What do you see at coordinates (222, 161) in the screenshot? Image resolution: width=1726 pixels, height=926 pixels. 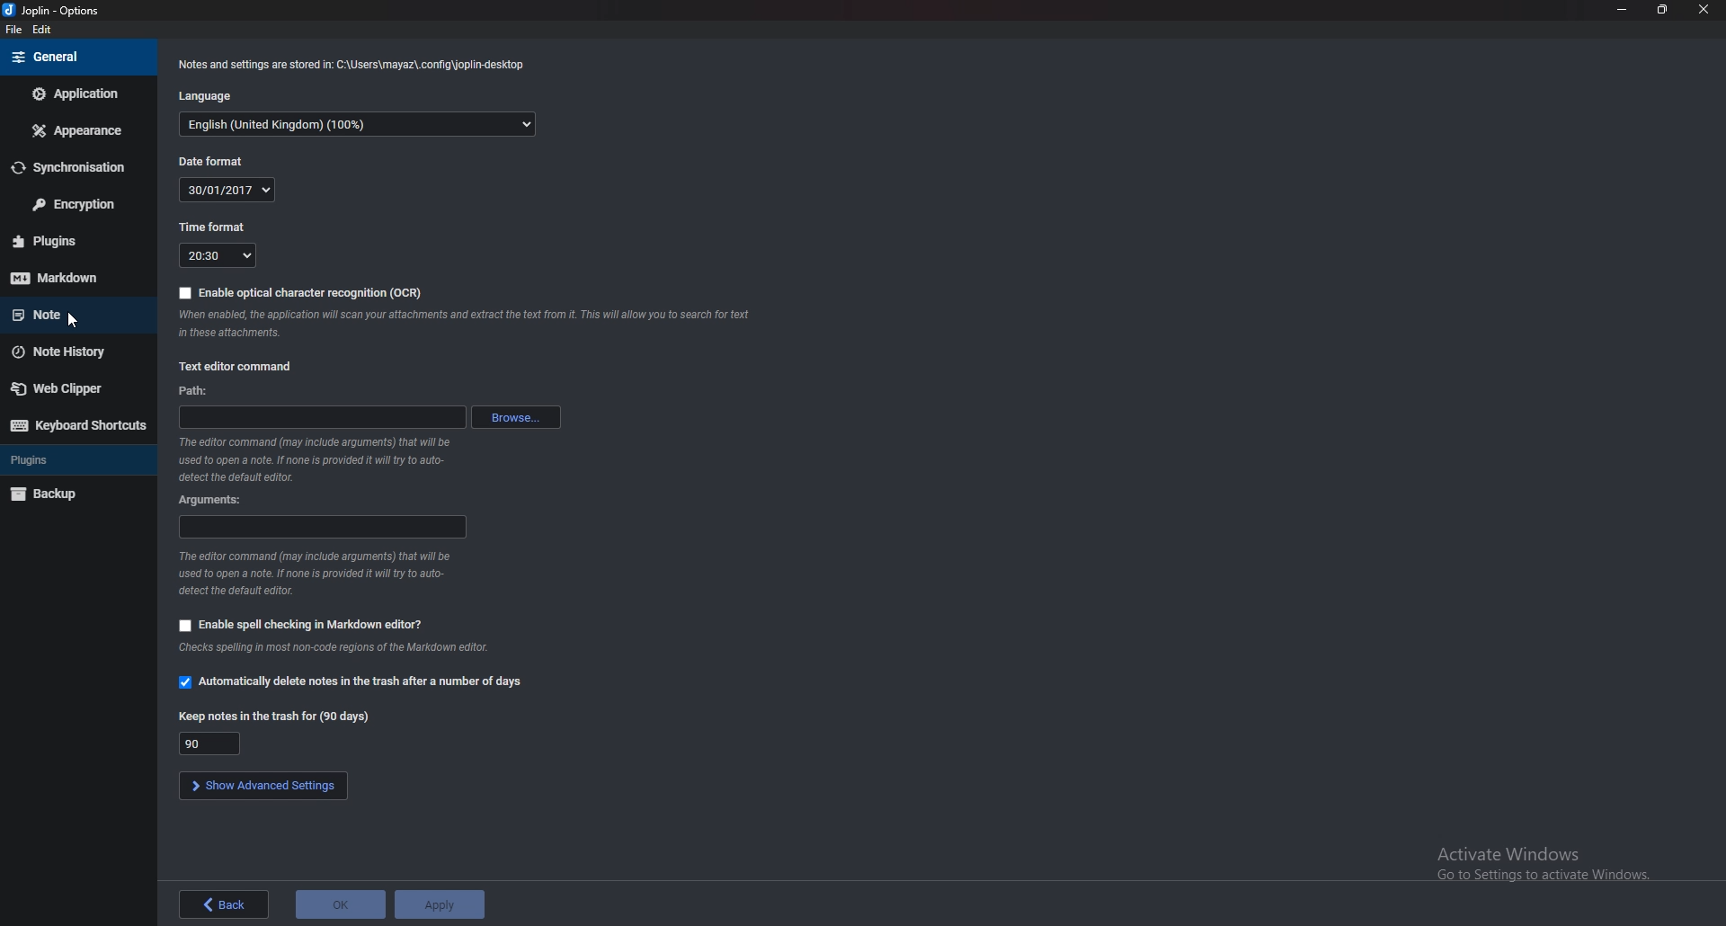 I see `Date format` at bounding box center [222, 161].